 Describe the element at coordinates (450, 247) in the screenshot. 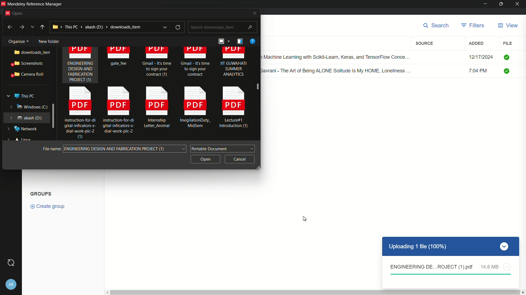

I see `Uploading 1 file (100%)` at that location.